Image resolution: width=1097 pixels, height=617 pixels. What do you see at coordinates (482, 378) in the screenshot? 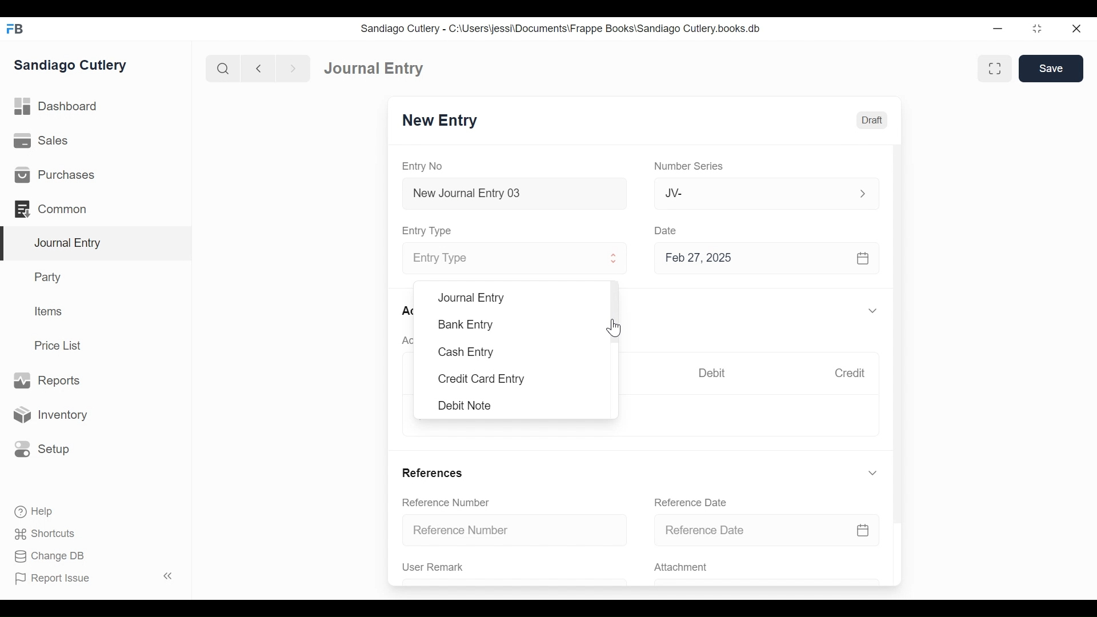
I see `Credit Card Entry` at bounding box center [482, 378].